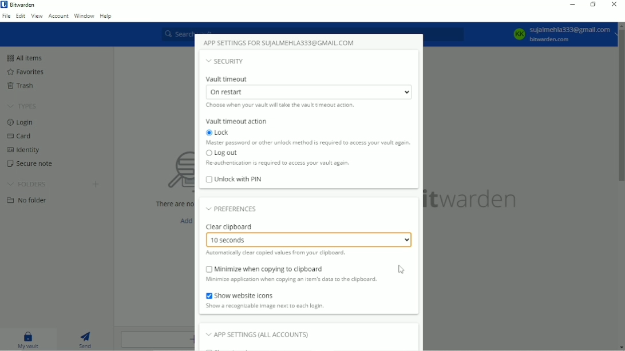 The image size is (625, 351). Describe the element at coordinates (30, 184) in the screenshot. I see `FOLDERS` at that location.